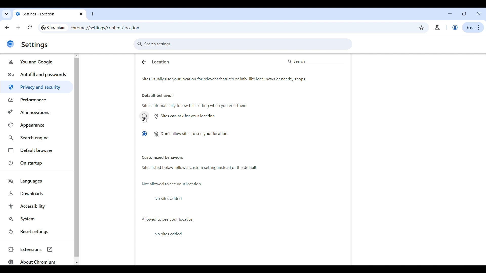 Image resolution: width=486 pixels, height=273 pixels. I want to click on Privacy and security highlighted, so click(37, 87).